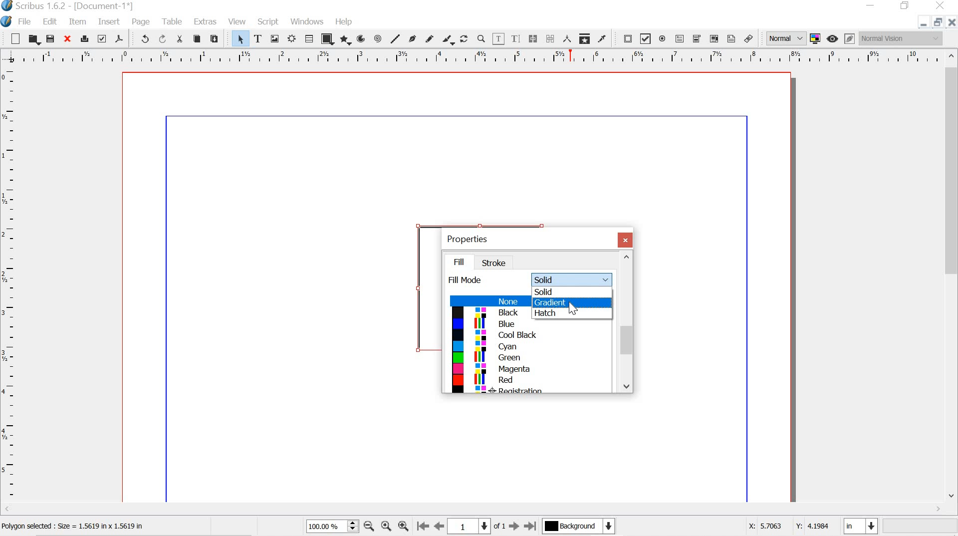 Image resolution: width=958 pixels, height=536 pixels. I want to click on go to previous page, so click(440, 527).